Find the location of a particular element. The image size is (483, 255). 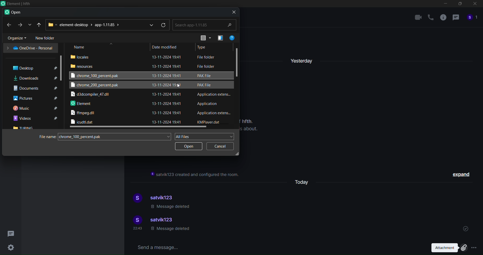

chrome 200 is located at coordinates (95, 86).